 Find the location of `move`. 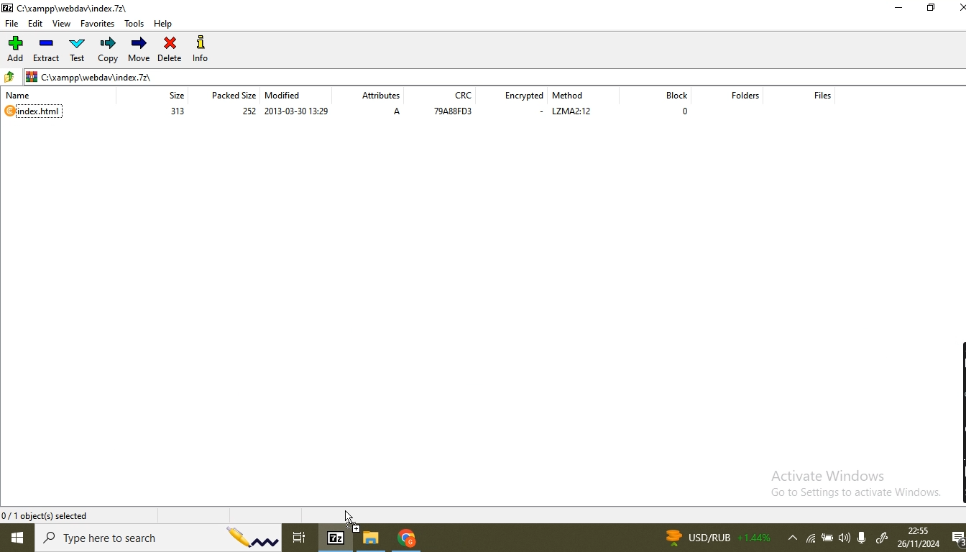

move is located at coordinates (139, 49).